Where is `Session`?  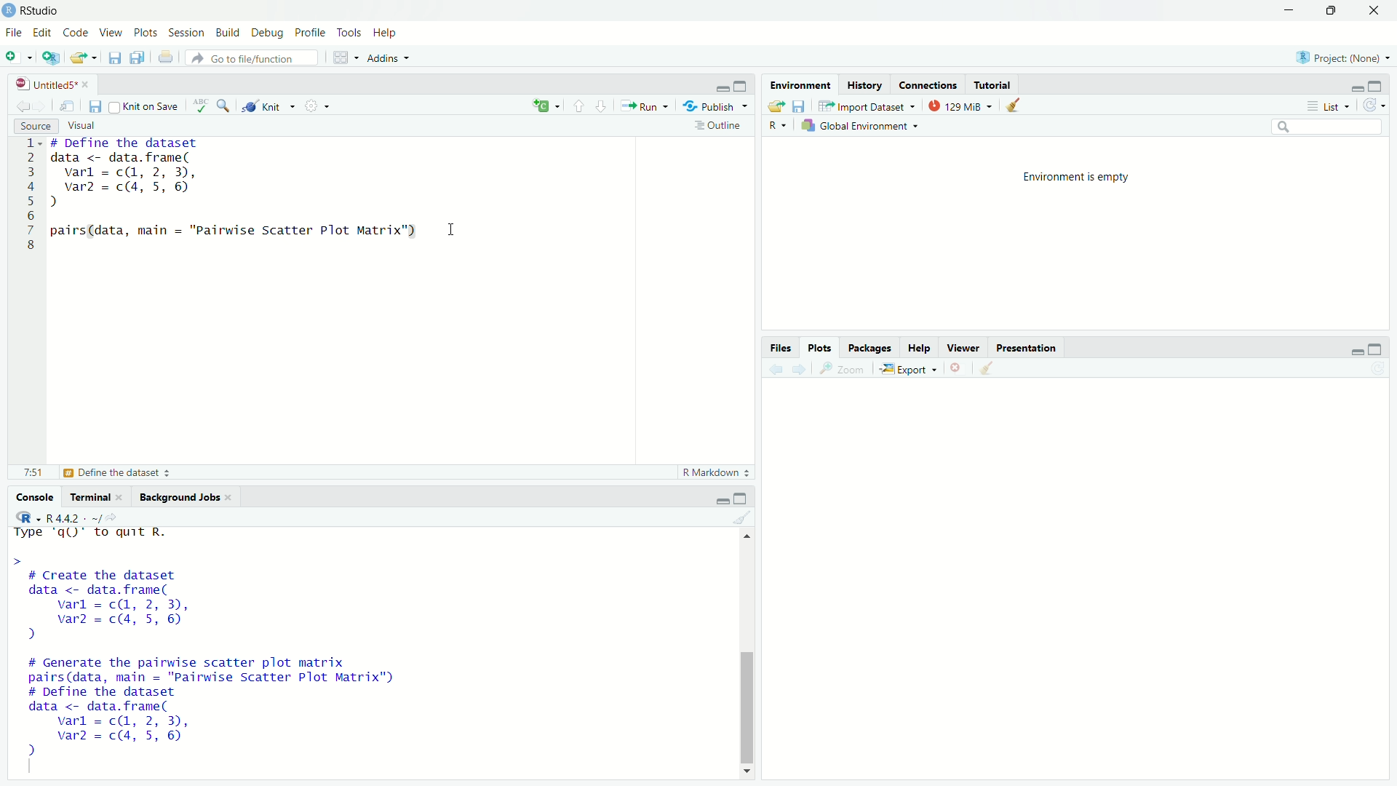 Session is located at coordinates (186, 32).